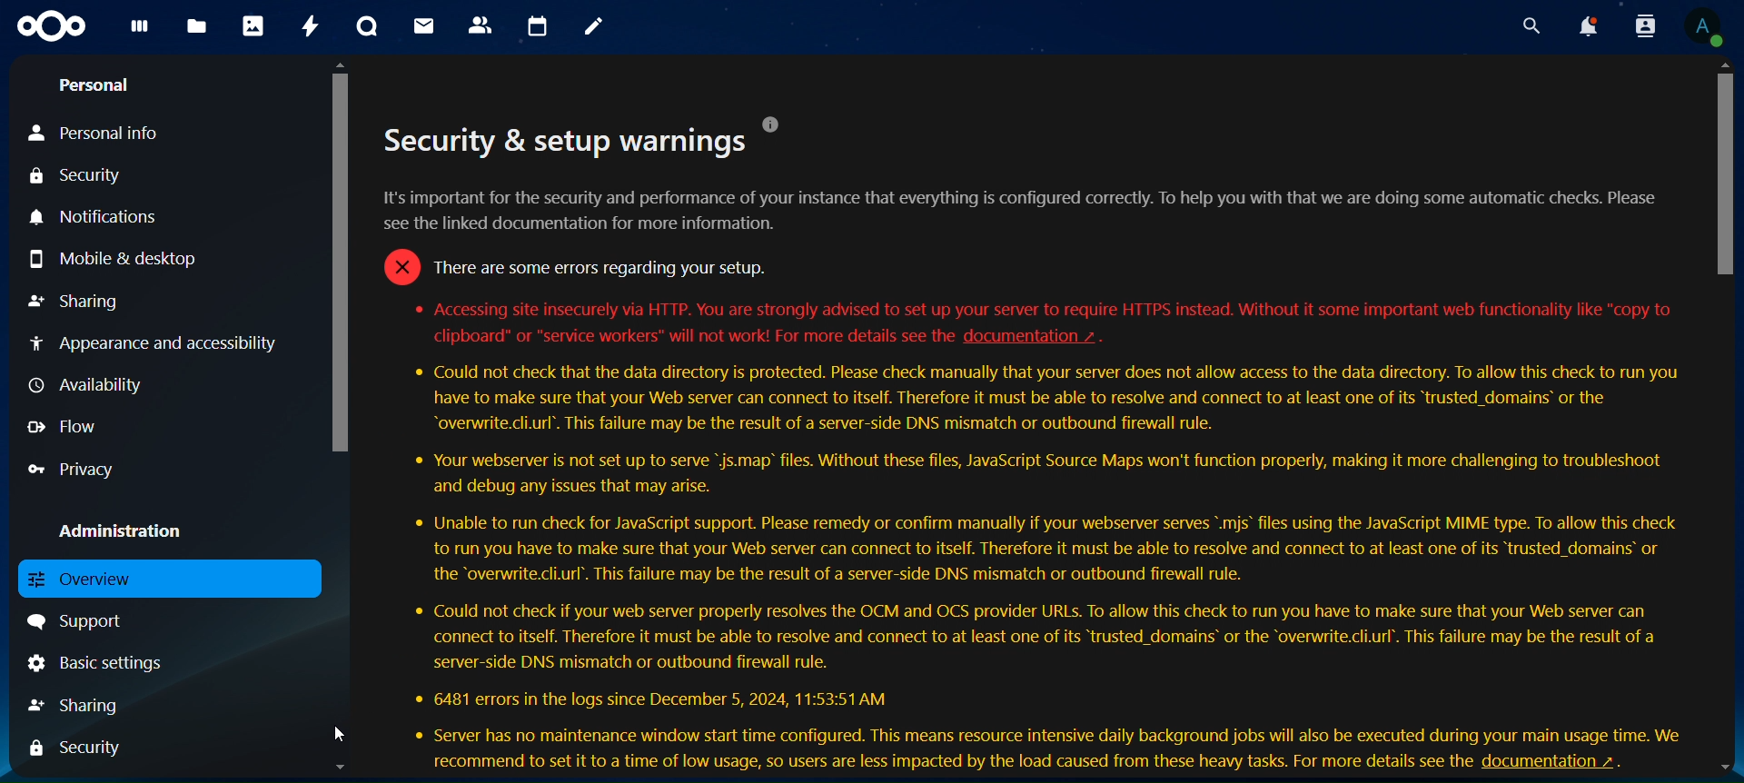 The height and width of the screenshot is (783, 1744). What do you see at coordinates (1702, 26) in the screenshot?
I see `view profile` at bounding box center [1702, 26].